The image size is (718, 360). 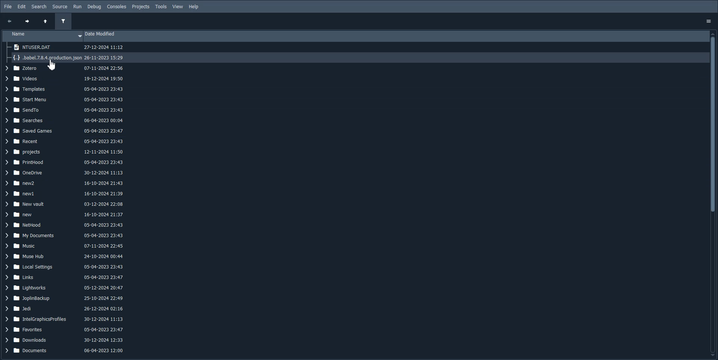 I want to click on Consoles, so click(x=117, y=7).